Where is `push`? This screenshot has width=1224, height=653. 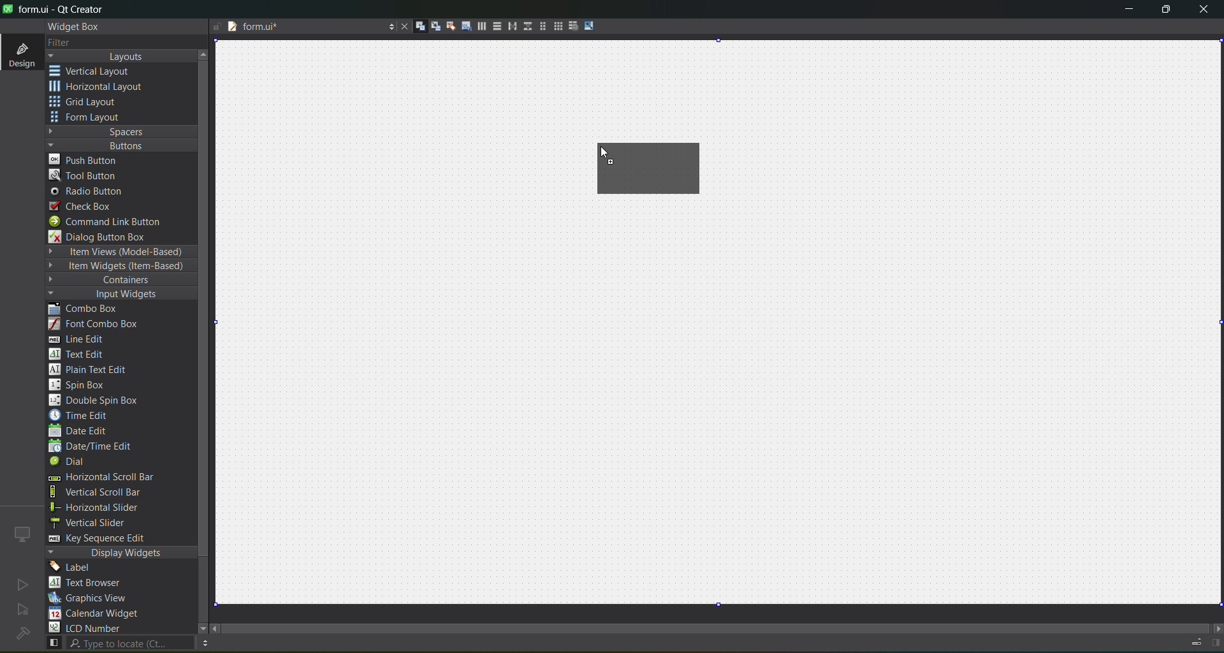
push is located at coordinates (85, 159).